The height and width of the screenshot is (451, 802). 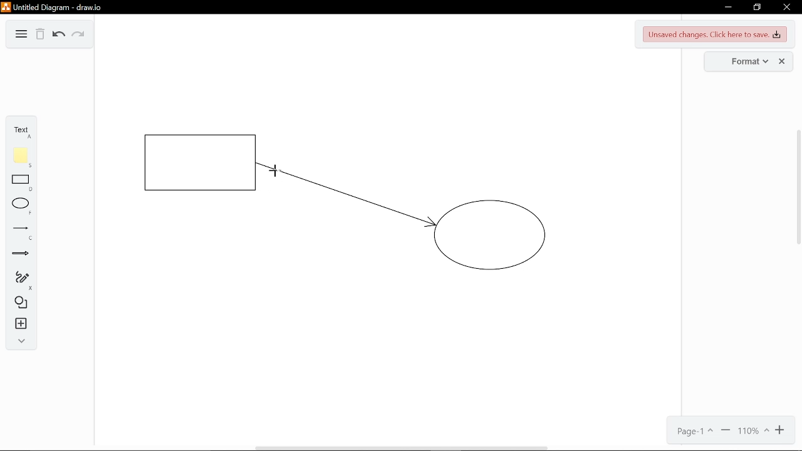 What do you see at coordinates (80, 36) in the screenshot?
I see `Redo` at bounding box center [80, 36].